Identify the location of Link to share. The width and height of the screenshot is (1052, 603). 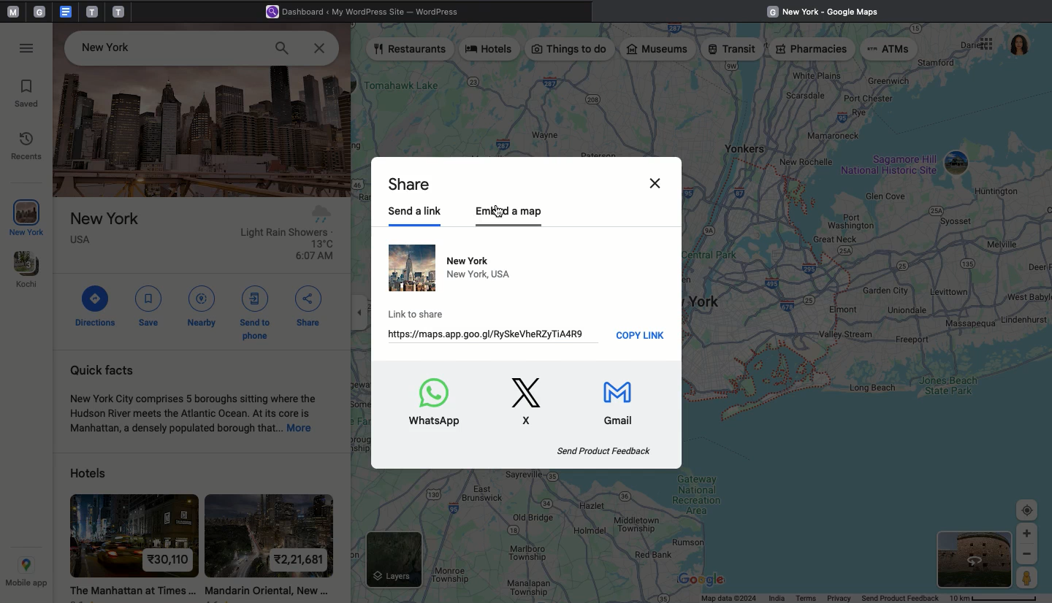
(487, 324).